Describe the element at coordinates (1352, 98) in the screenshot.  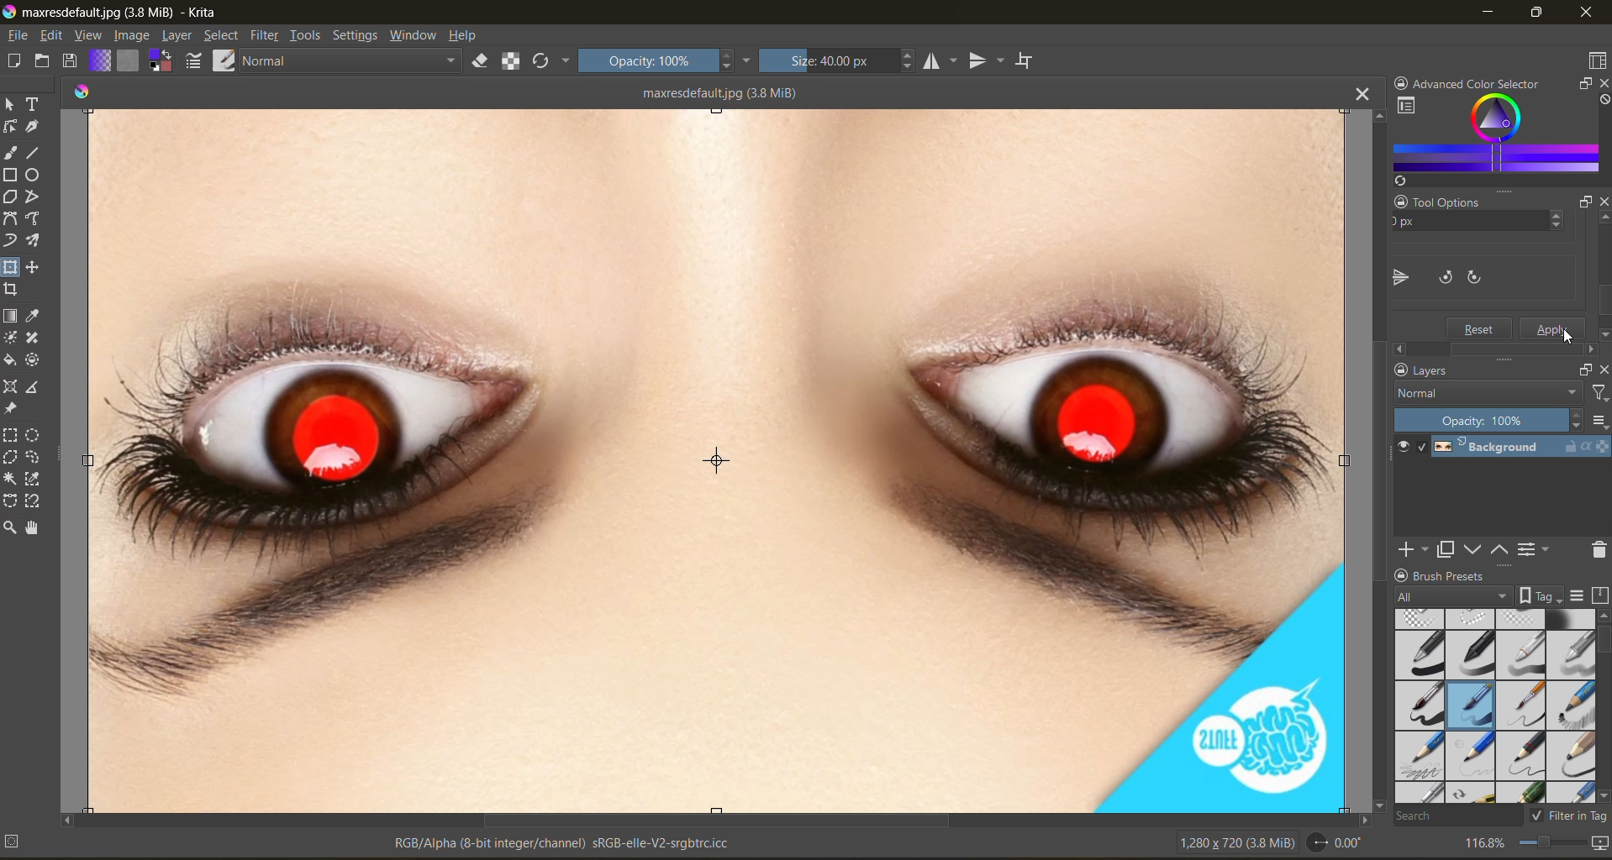
I see `close tab` at that location.